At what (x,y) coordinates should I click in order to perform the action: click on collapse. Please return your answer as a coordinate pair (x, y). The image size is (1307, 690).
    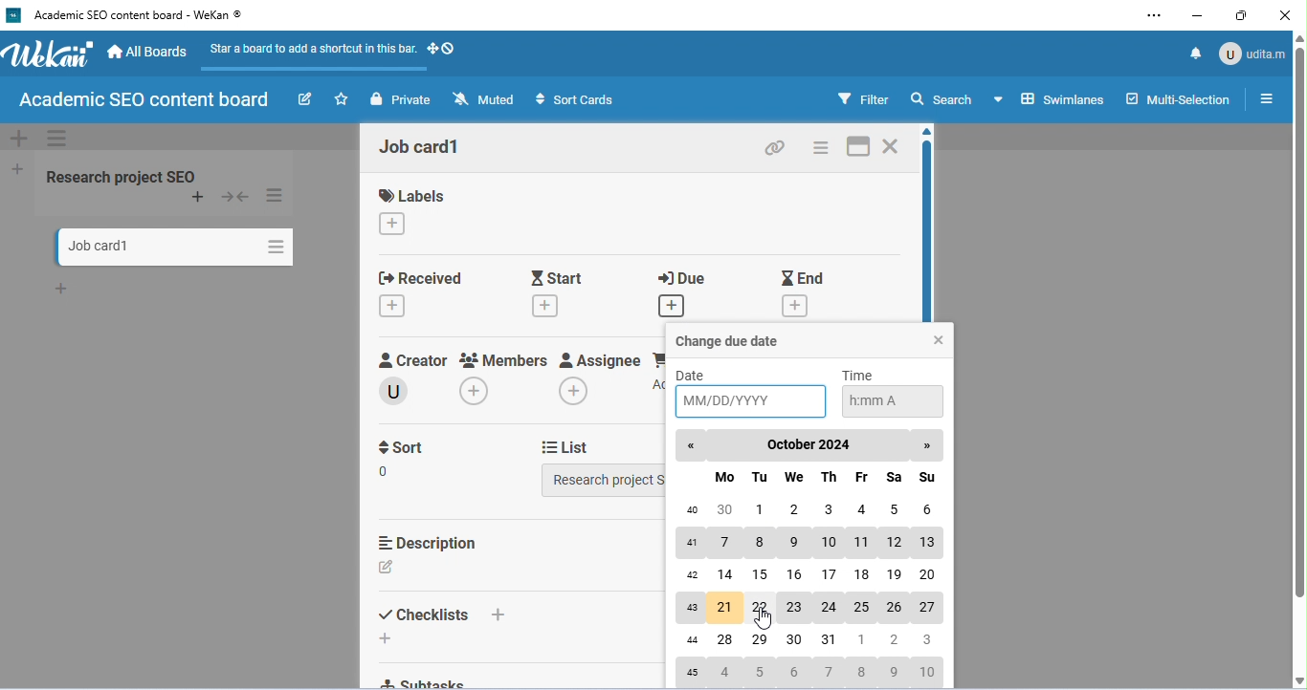
    Looking at the image, I should click on (234, 198).